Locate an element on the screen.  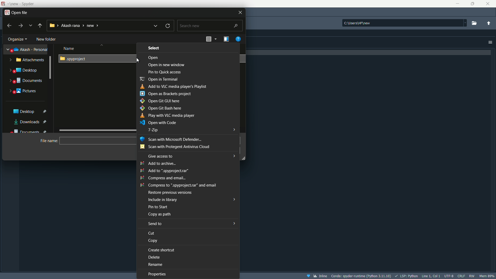
Open in terminal is located at coordinates (163, 79).